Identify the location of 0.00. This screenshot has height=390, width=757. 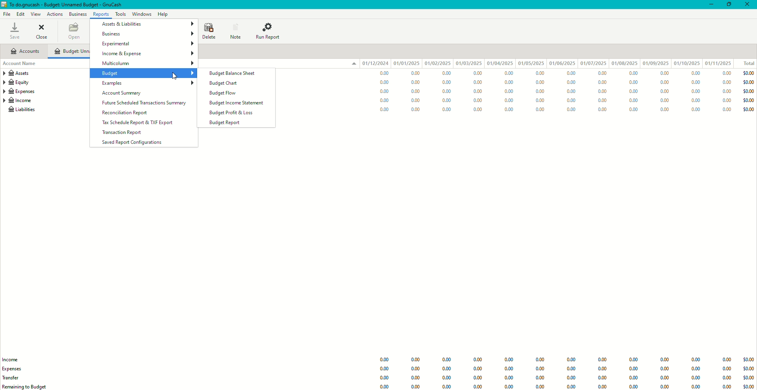
(632, 387).